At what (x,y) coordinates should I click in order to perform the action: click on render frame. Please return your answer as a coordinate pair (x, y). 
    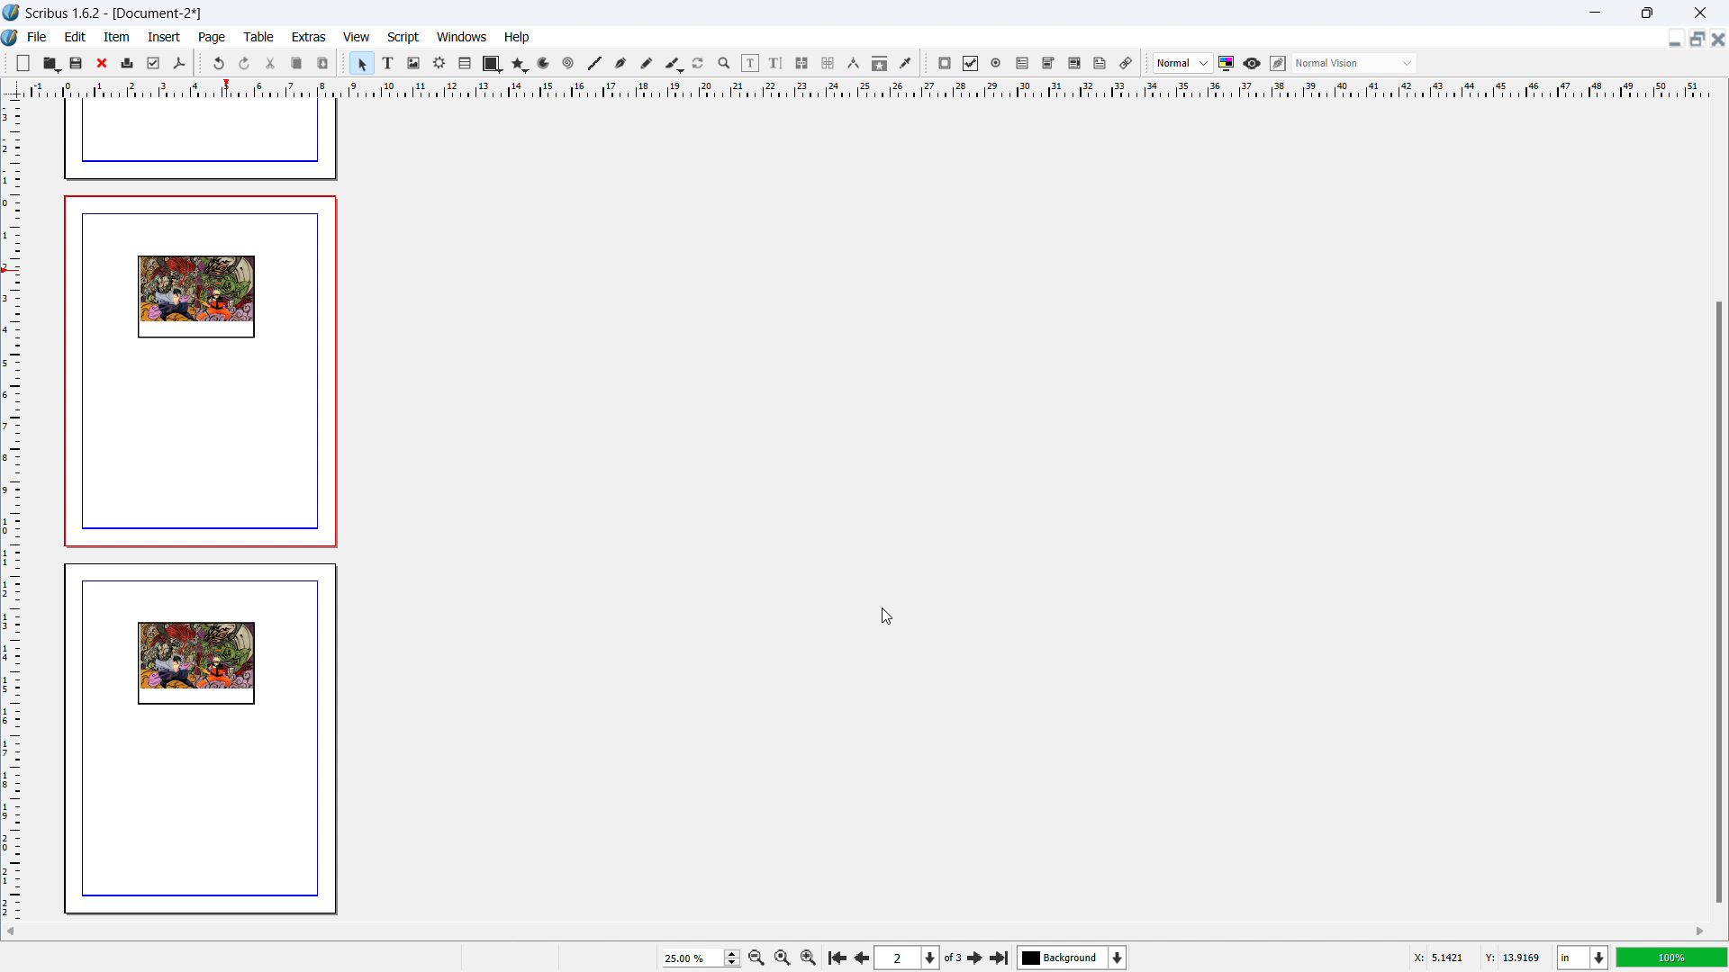
    Looking at the image, I should click on (439, 63).